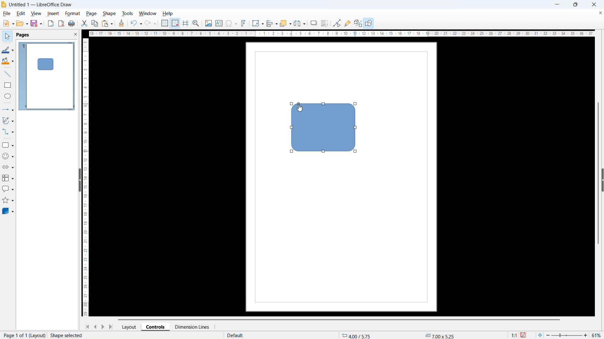 This screenshot has height=339, width=604. What do you see at coordinates (368, 23) in the screenshot?
I see `show draw functions` at bounding box center [368, 23].